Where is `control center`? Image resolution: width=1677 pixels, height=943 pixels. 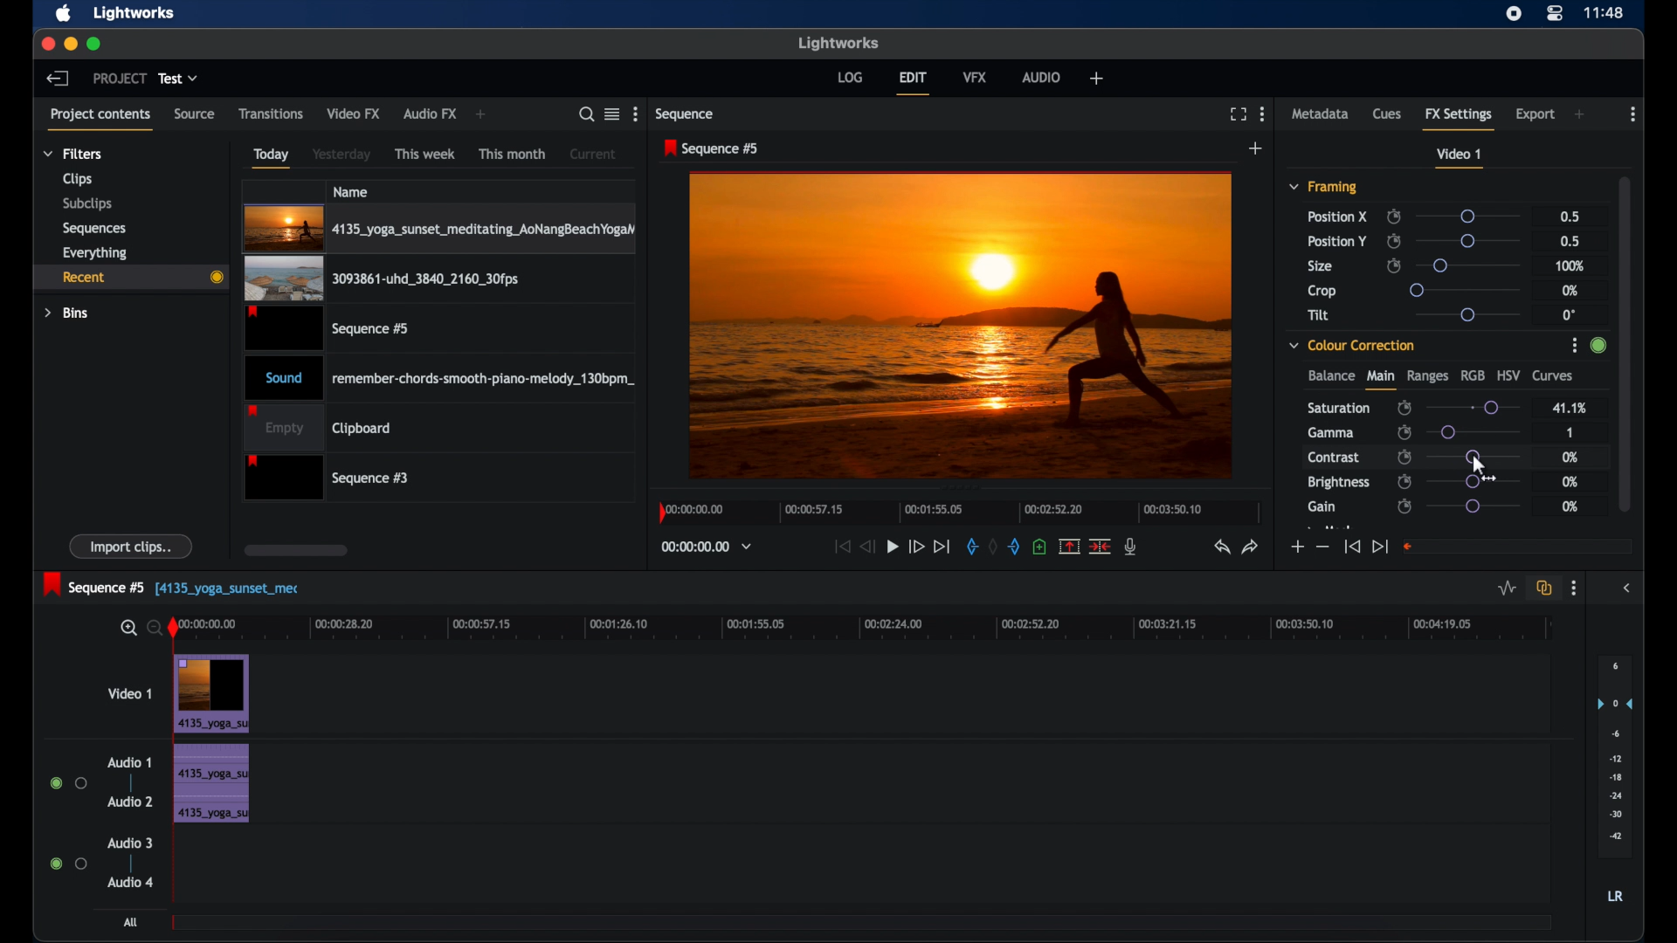 control center is located at coordinates (1556, 13).